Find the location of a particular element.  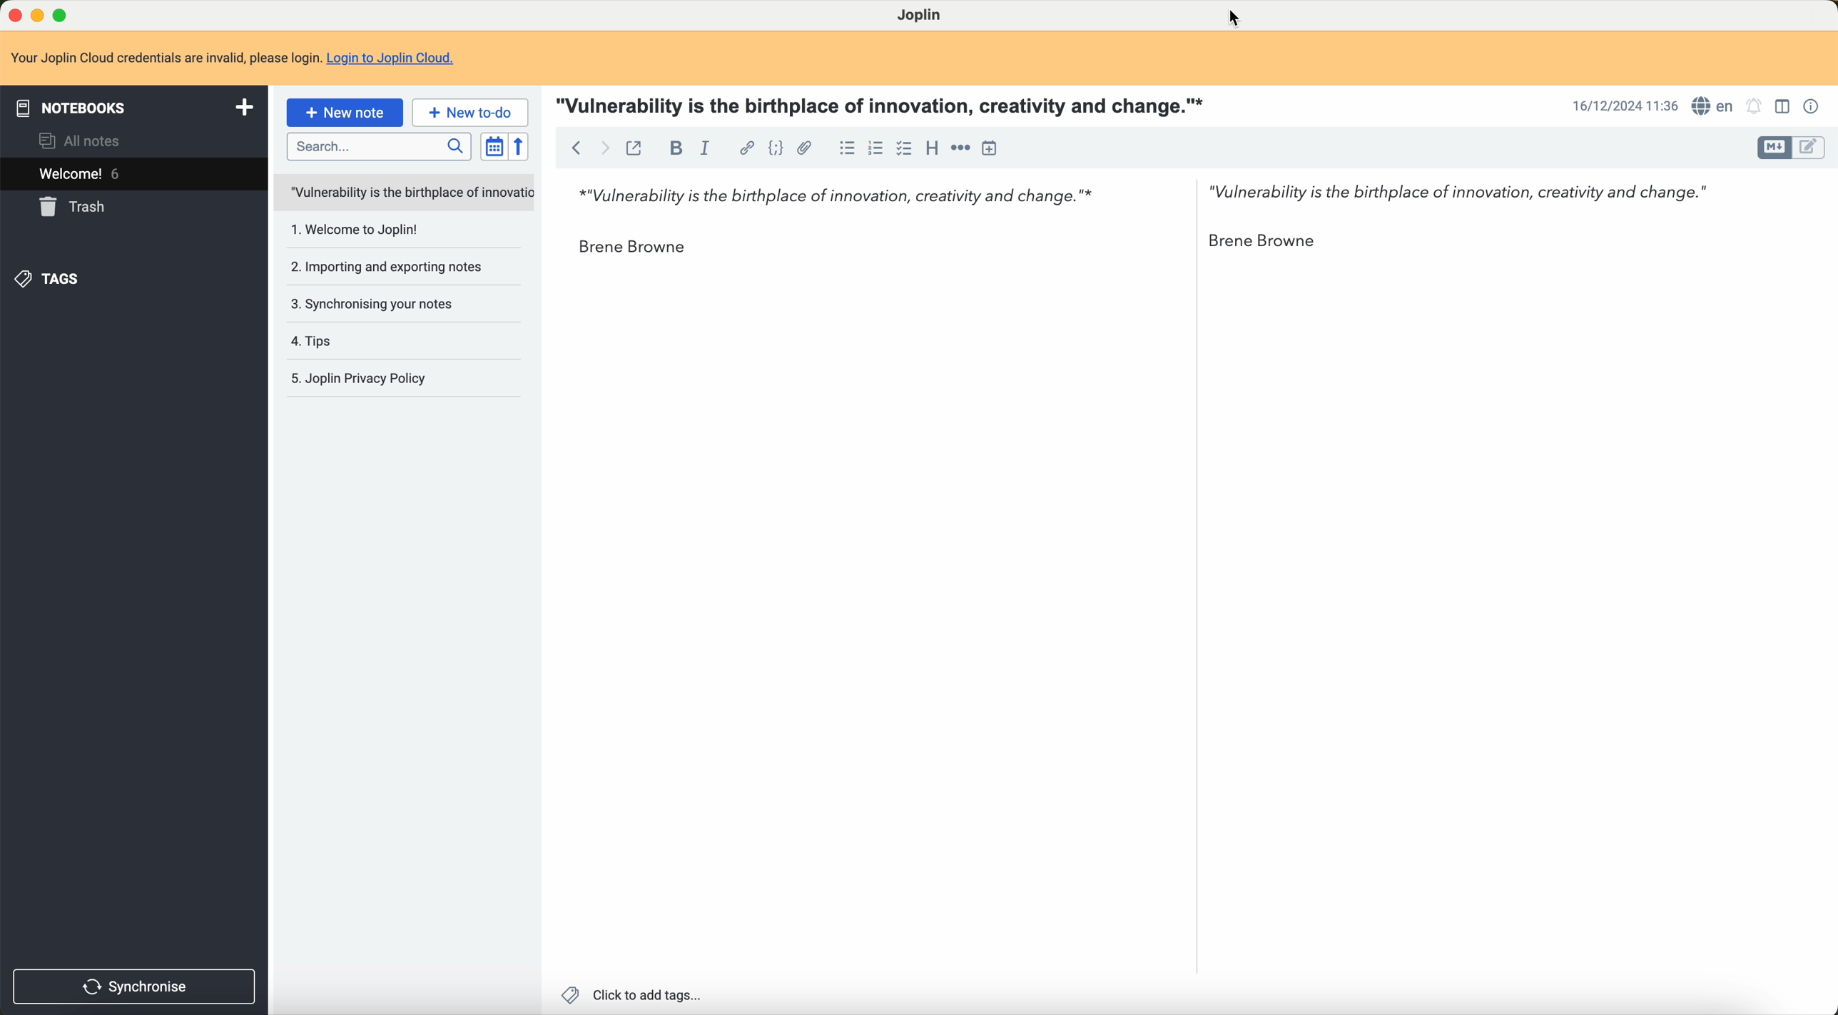

click to add tags is located at coordinates (634, 996).